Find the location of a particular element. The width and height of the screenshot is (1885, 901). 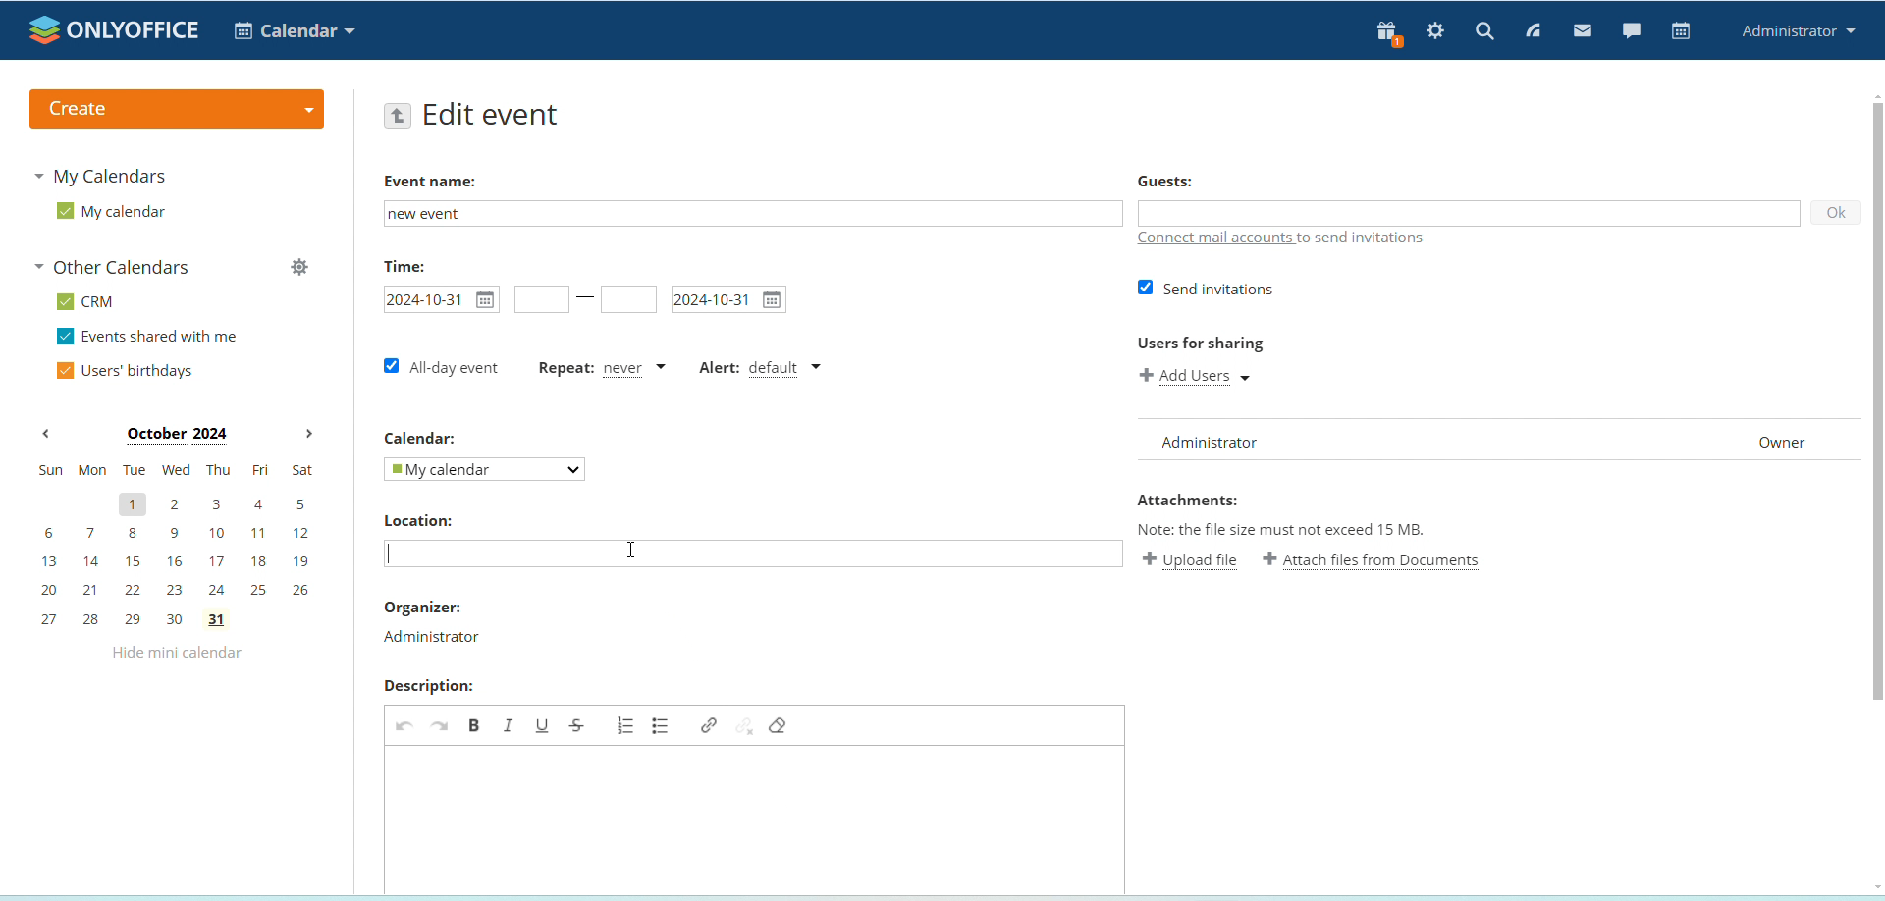

alert type is located at coordinates (763, 367).